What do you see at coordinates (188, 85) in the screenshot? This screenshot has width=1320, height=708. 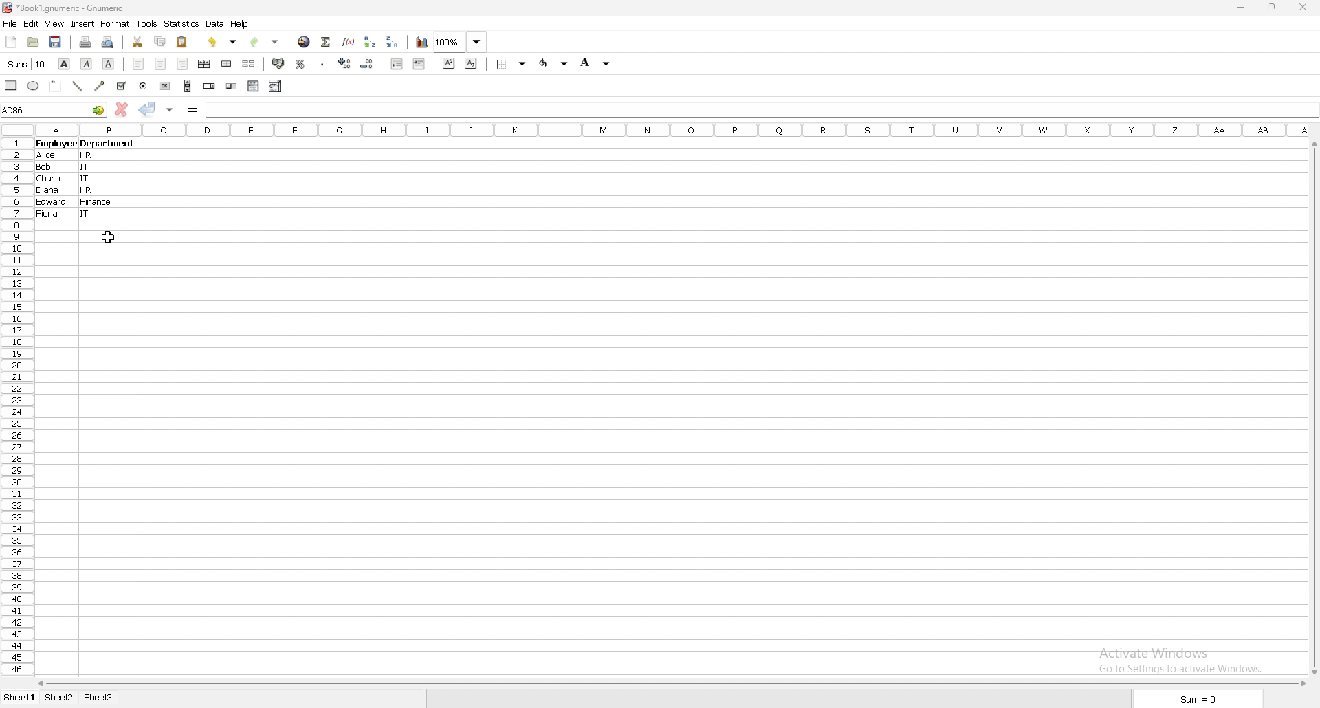 I see `scroll bar` at bounding box center [188, 85].